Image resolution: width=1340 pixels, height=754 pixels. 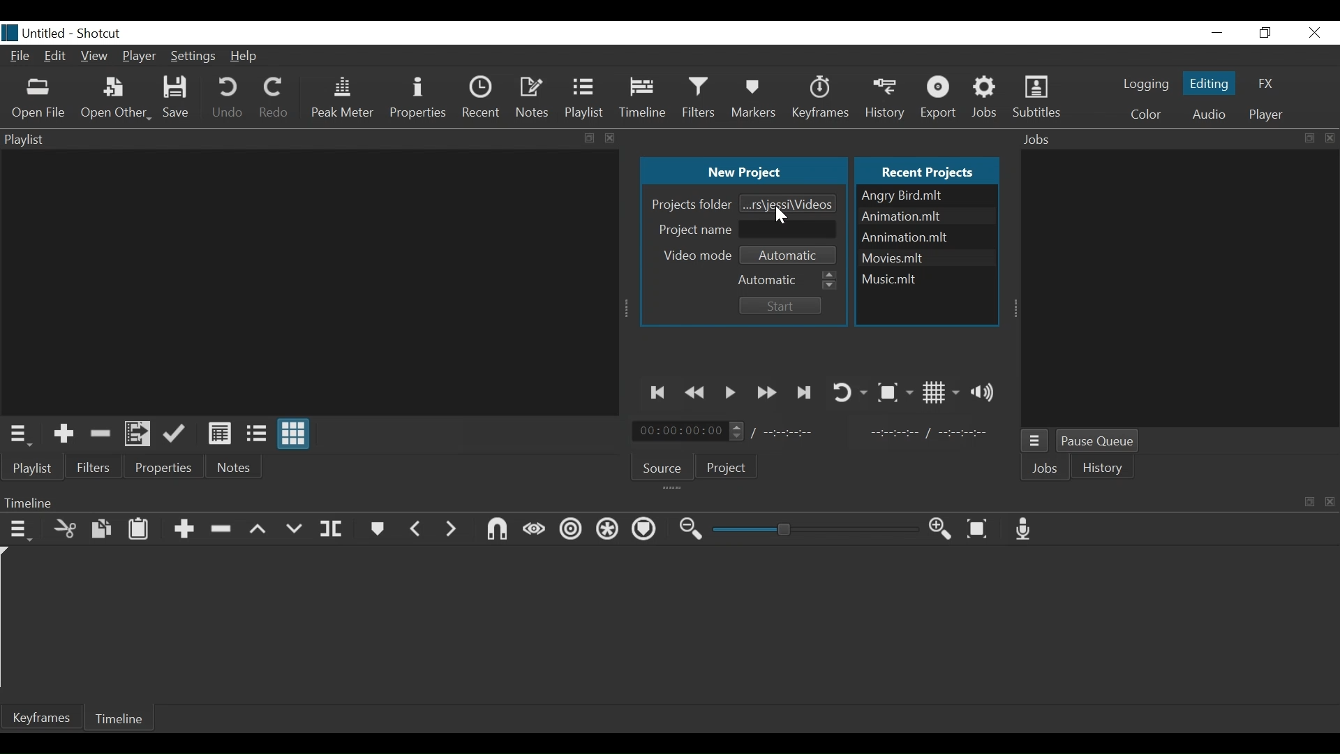 I want to click on Clip Thumbnail, so click(x=306, y=281).